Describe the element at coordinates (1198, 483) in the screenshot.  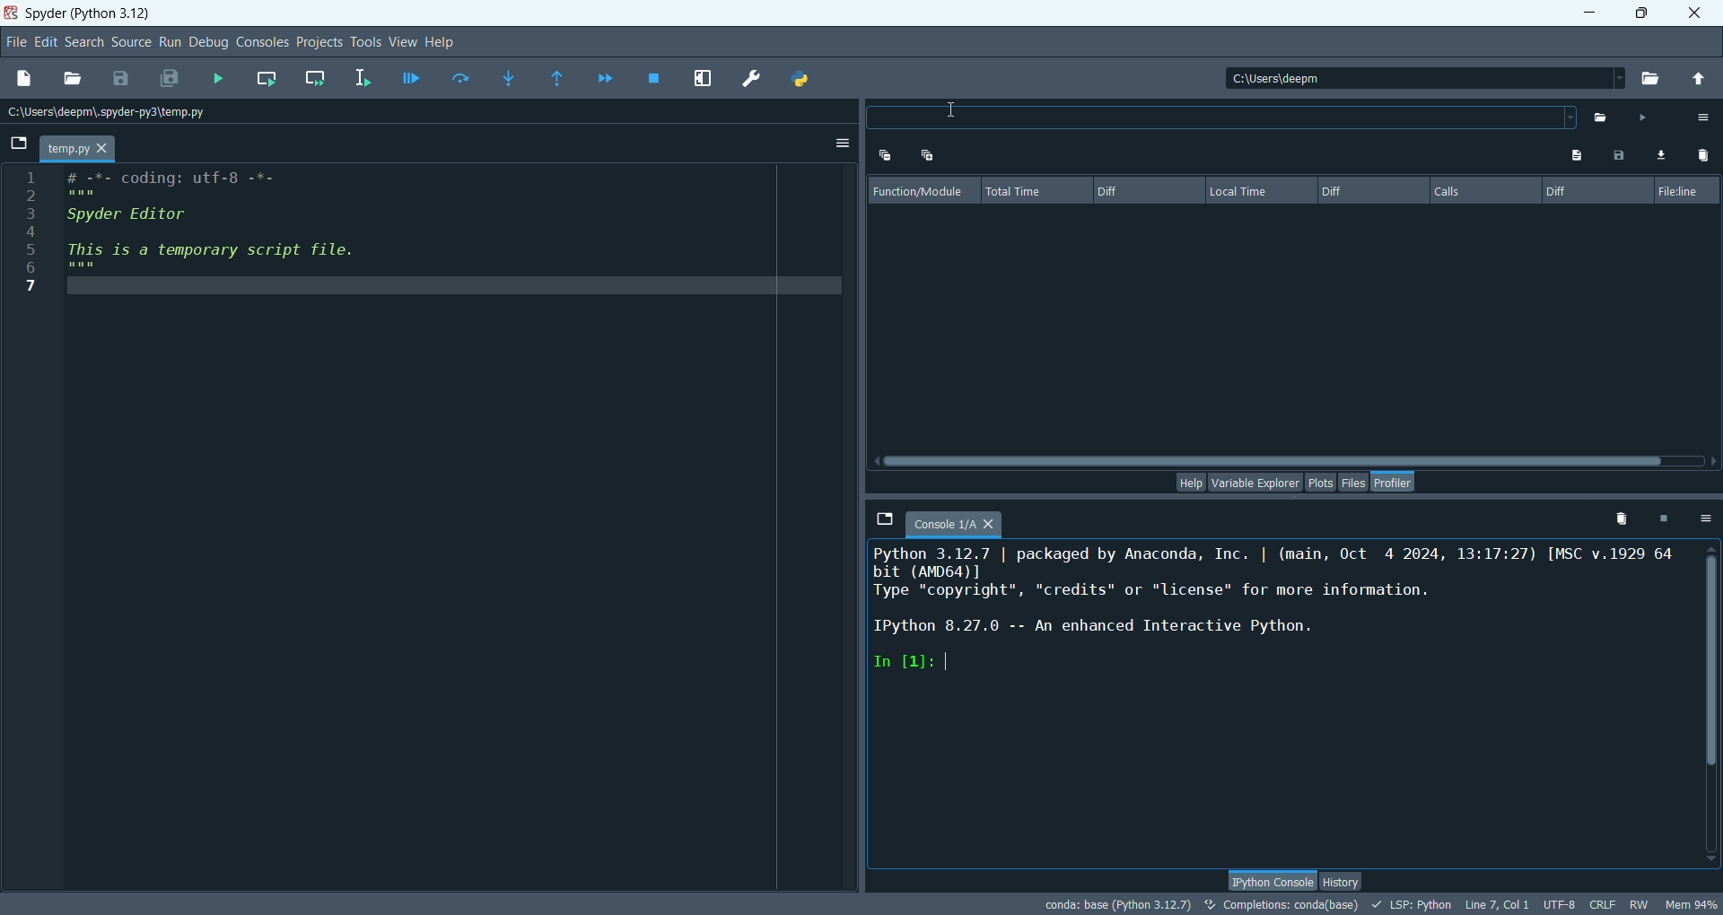
I see `help` at that location.